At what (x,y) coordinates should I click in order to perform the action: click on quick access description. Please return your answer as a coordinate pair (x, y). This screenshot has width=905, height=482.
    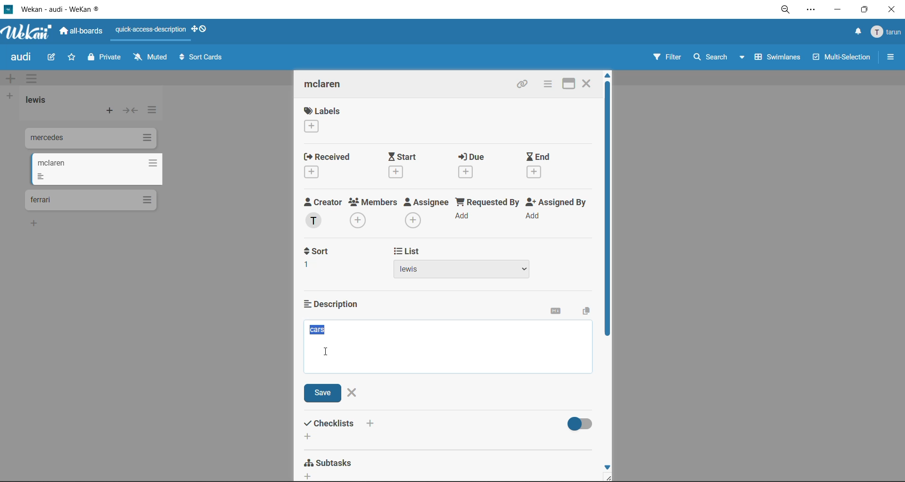
    Looking at the image, I should click on (151, 30).